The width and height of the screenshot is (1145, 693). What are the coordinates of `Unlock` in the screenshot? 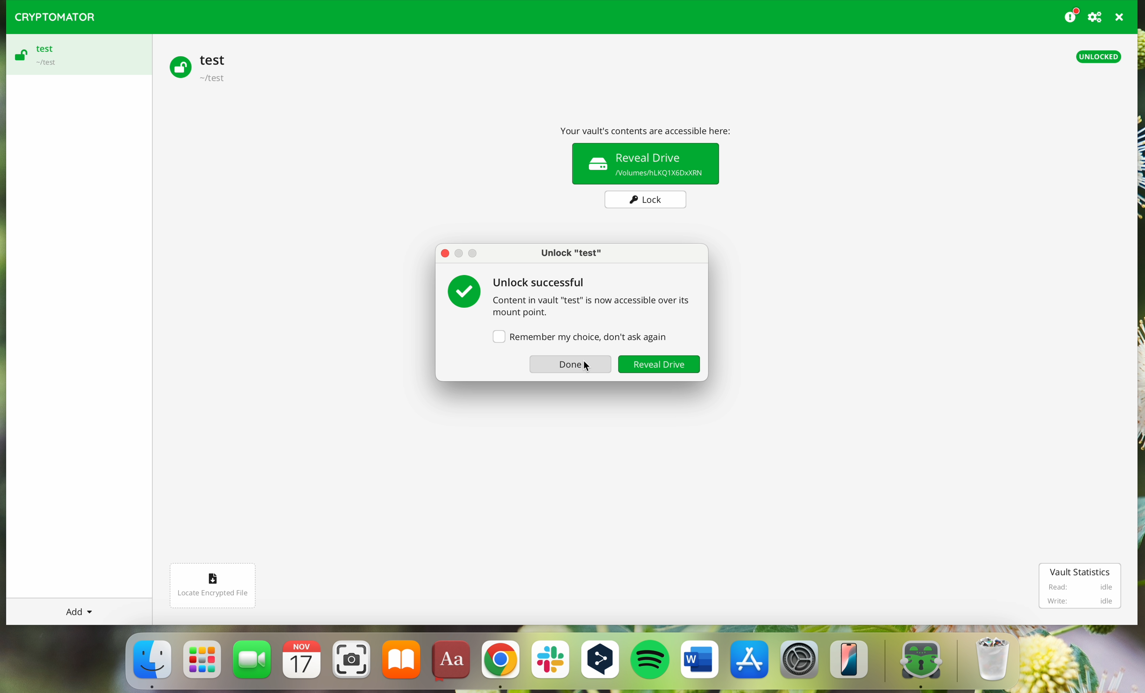 It's located at (658, 364).